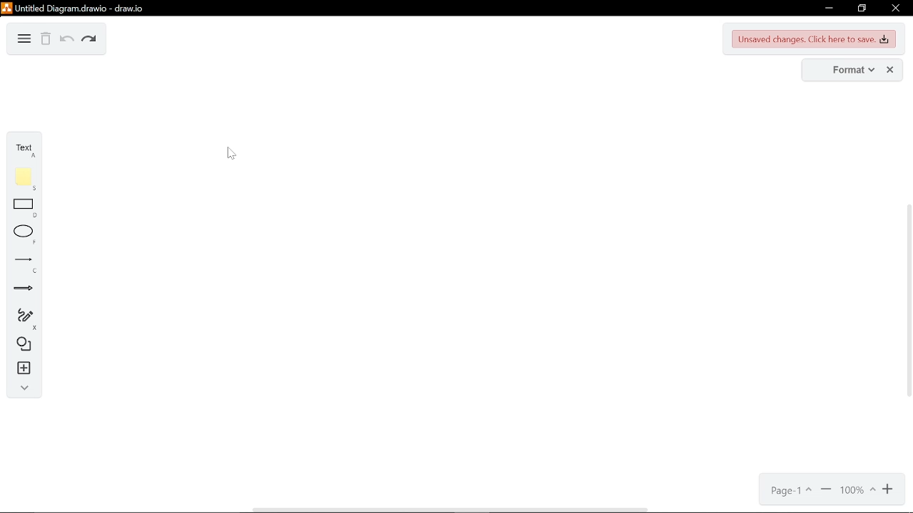  Describe the element at coordinates (849, 71) in the screenshot. I see `format` at that location.